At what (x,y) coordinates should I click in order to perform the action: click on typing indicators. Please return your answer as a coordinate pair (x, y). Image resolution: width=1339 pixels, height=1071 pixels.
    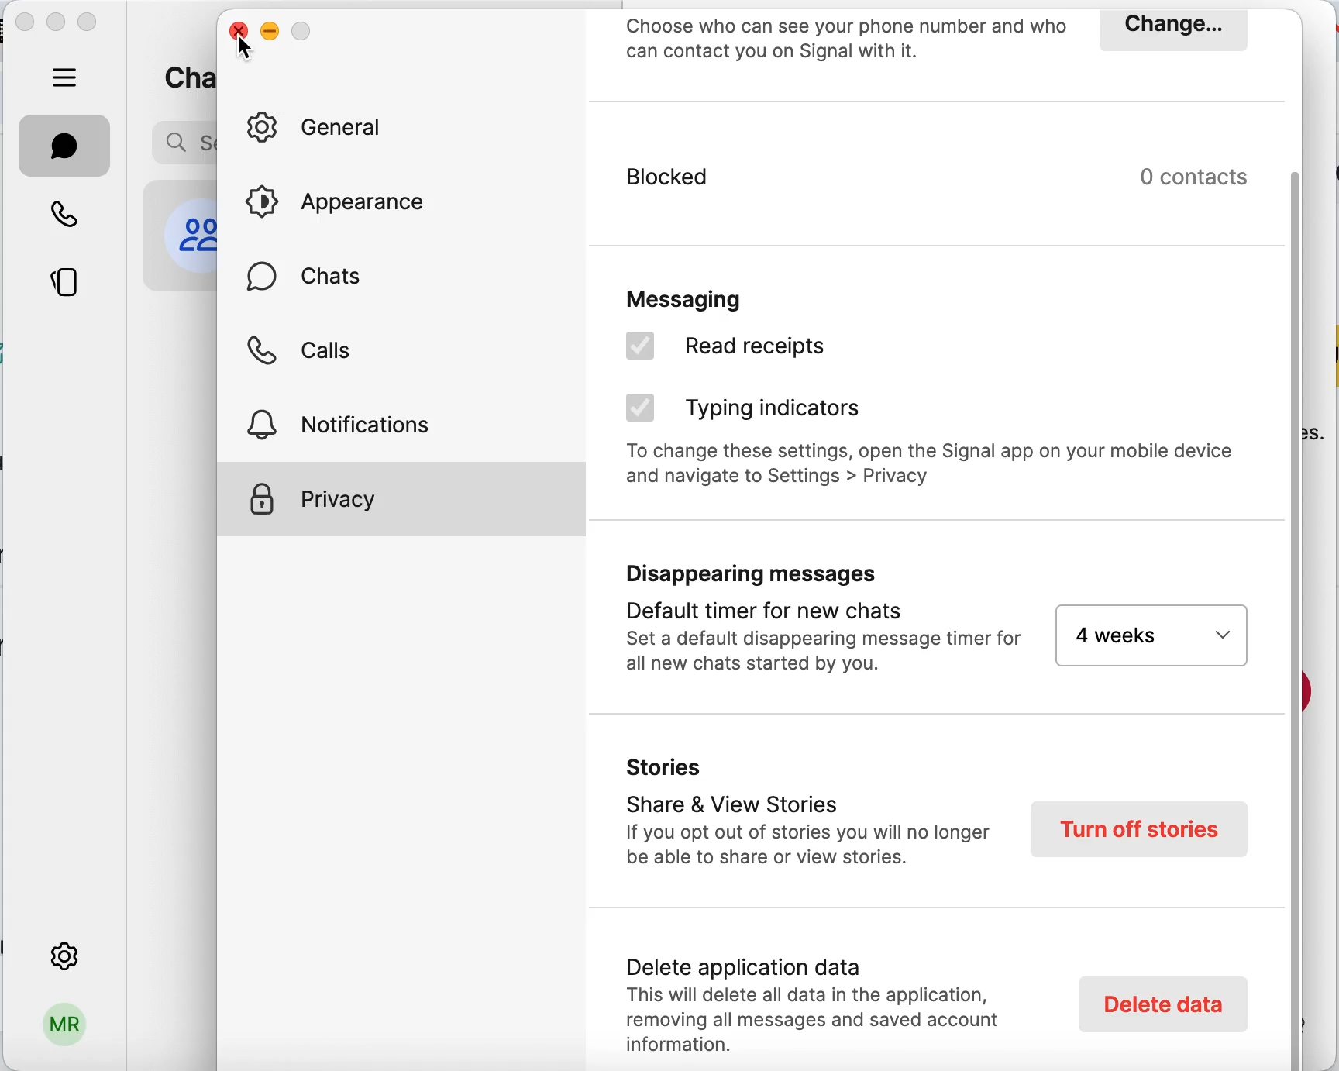
    Looking at the image, I should click on (774, 408).